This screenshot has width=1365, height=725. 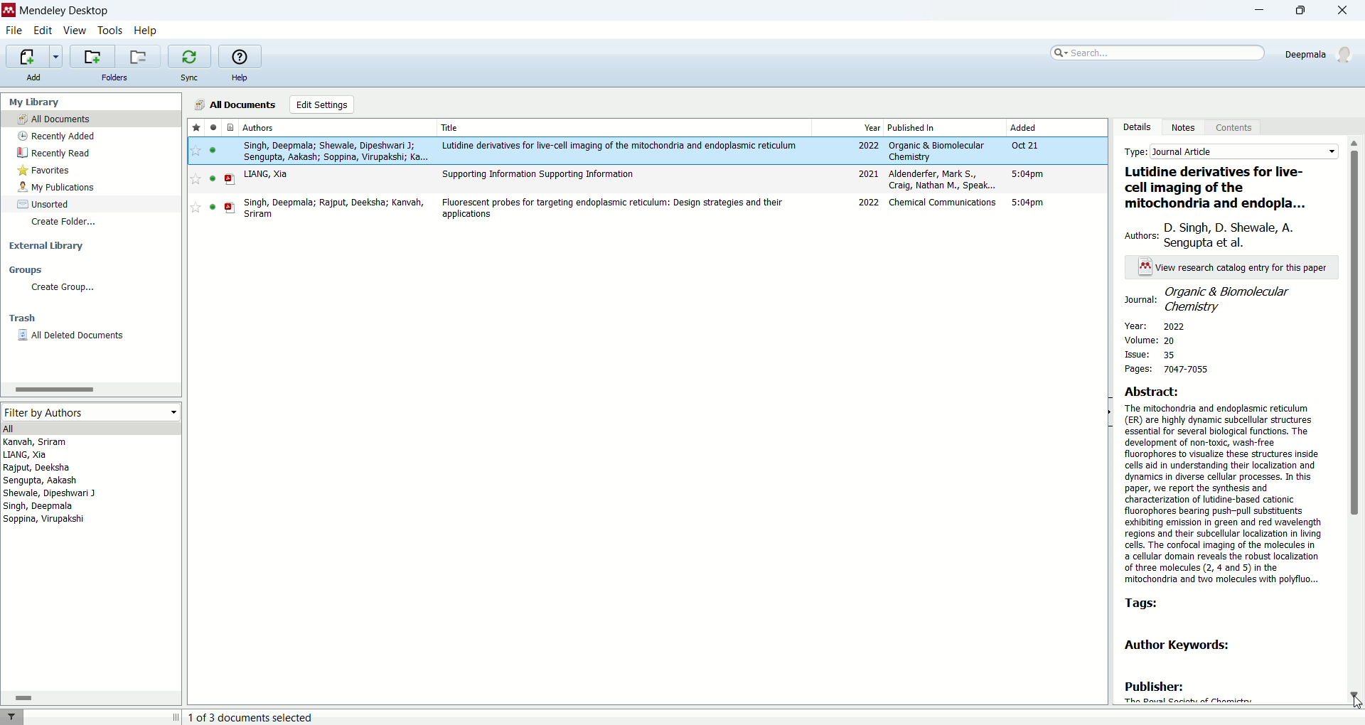 What do you see at coordinates (259, 127) in the screenshot?
I see `authors` at bounding box center [259, 127].